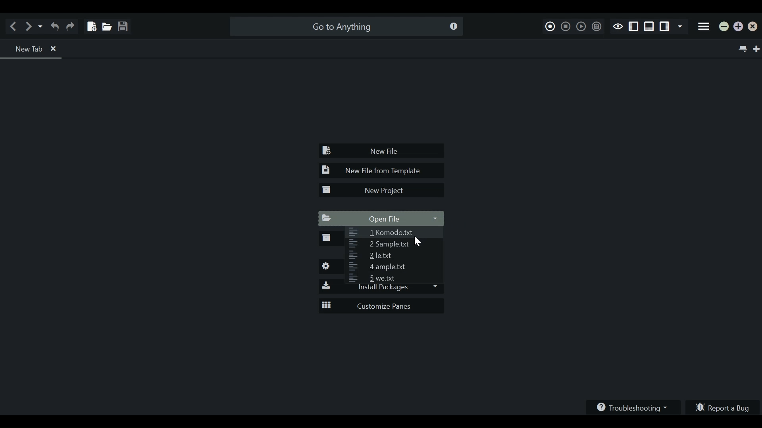 The width and height of the screenshot is (762, 428). What do you see at coordinates (382, 151) in the screenshot?
I see `New File` at bounding box center [382, 151].